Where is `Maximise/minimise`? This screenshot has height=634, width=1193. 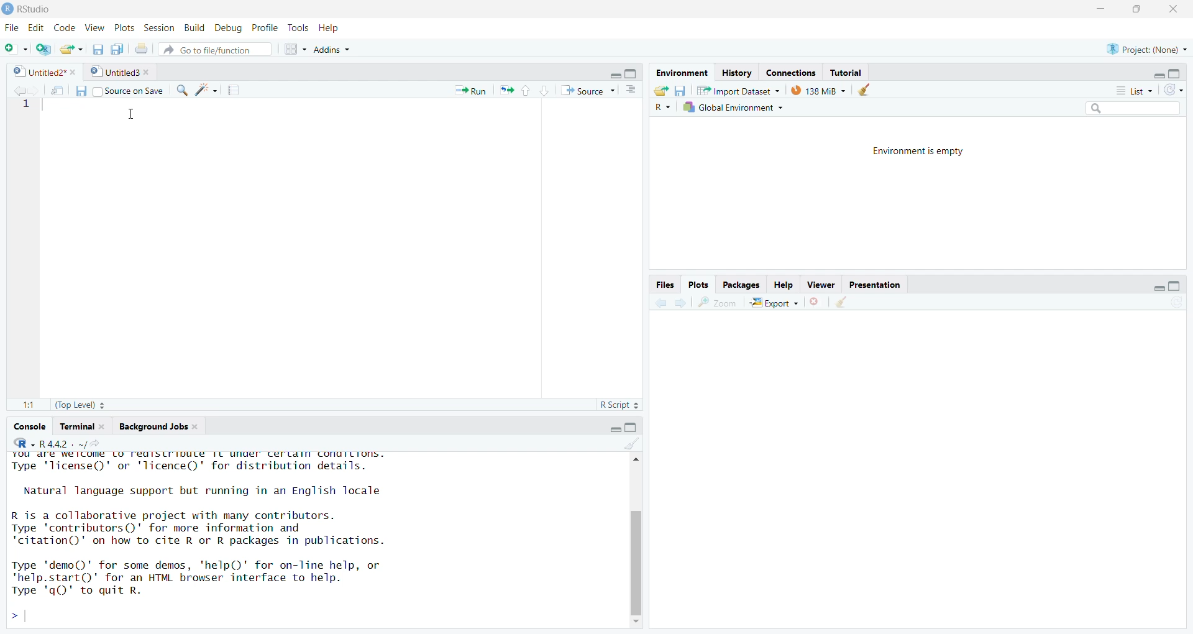
Maximise/minimise is located at coordinates (615, 426).